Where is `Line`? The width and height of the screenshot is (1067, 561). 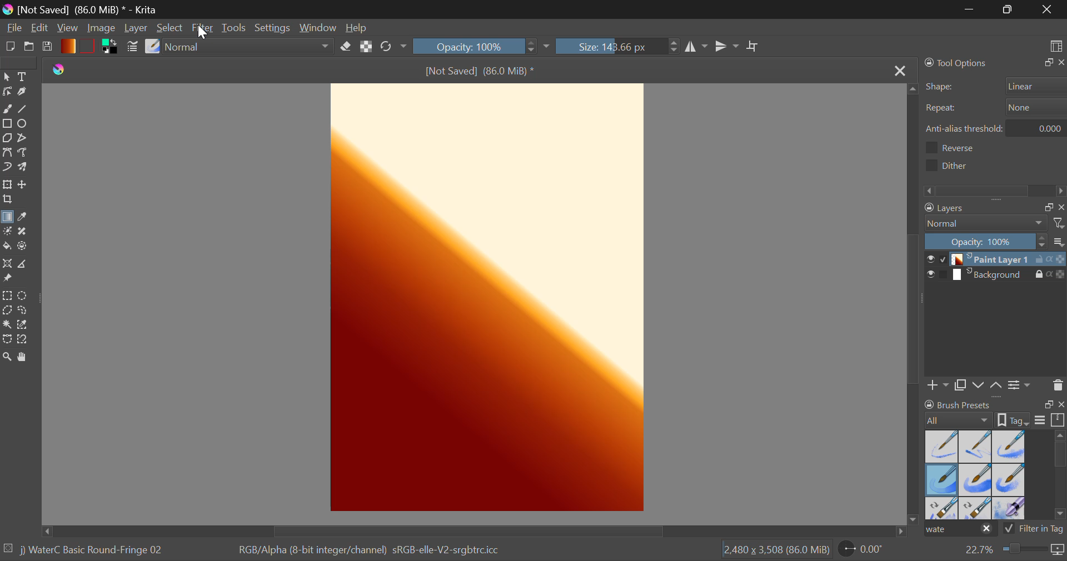
Line is located at coordinates (26, 108).